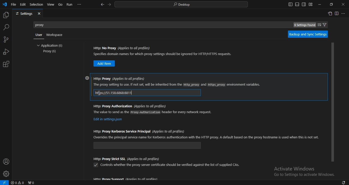  Describe the element at coordinates (336, 14) in the screenshot. I see `split editor right` at that location.